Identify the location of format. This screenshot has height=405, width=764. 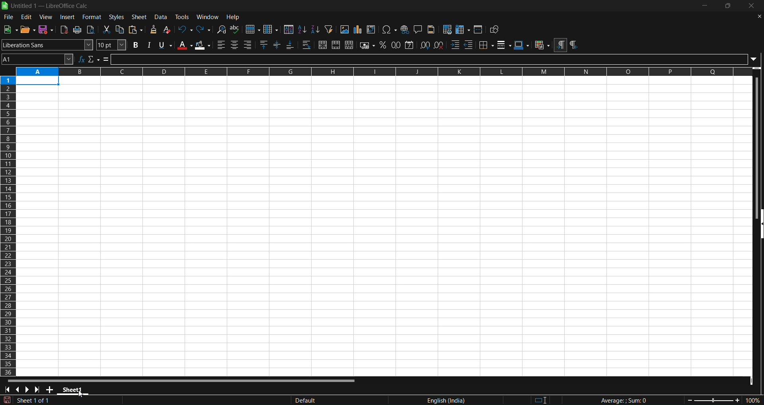
(92, 17).